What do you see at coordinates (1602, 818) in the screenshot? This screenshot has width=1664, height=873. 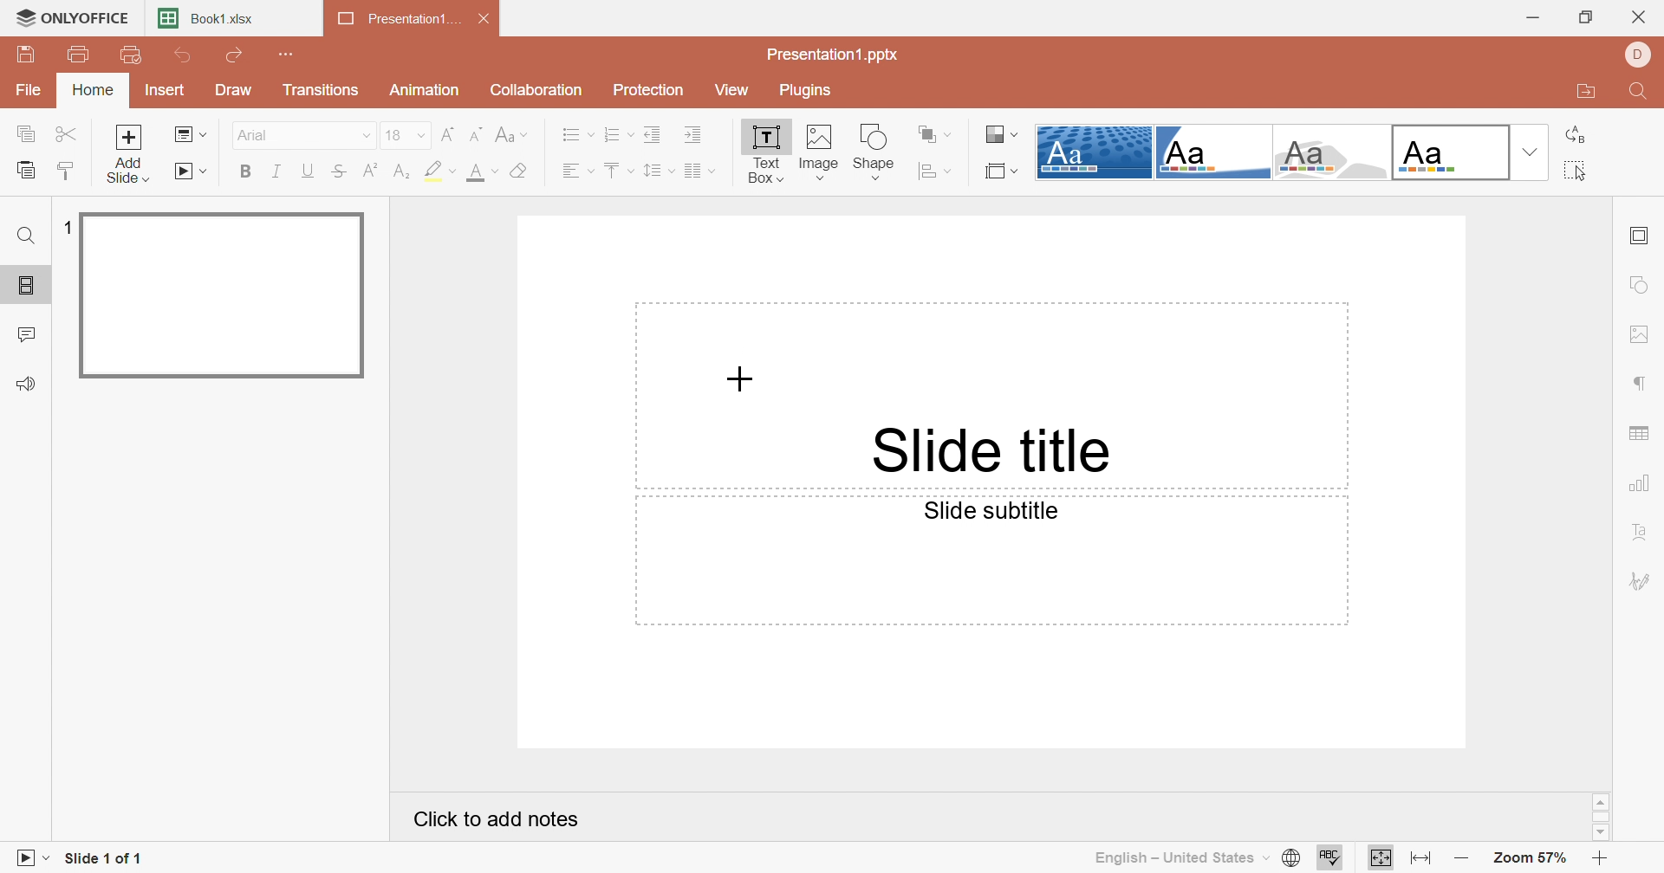 I see `Scroll bar` at bounding box center [1602, 818].